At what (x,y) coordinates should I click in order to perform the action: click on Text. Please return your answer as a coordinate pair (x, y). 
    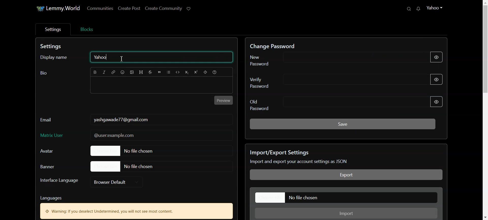
    Looking at the image, I should click on (52, 47).